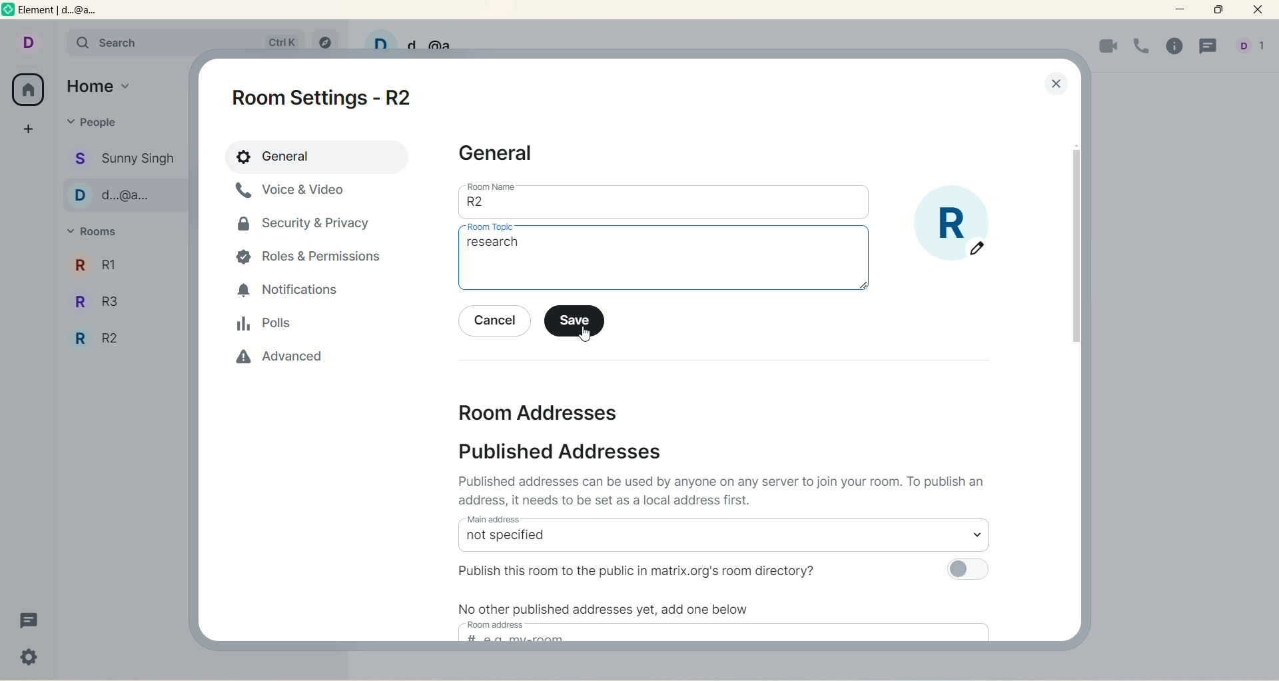 The image size is (1279, 681). Describe the element at coordinates (492, 186) in the screenshot. I see `room name` at that location.